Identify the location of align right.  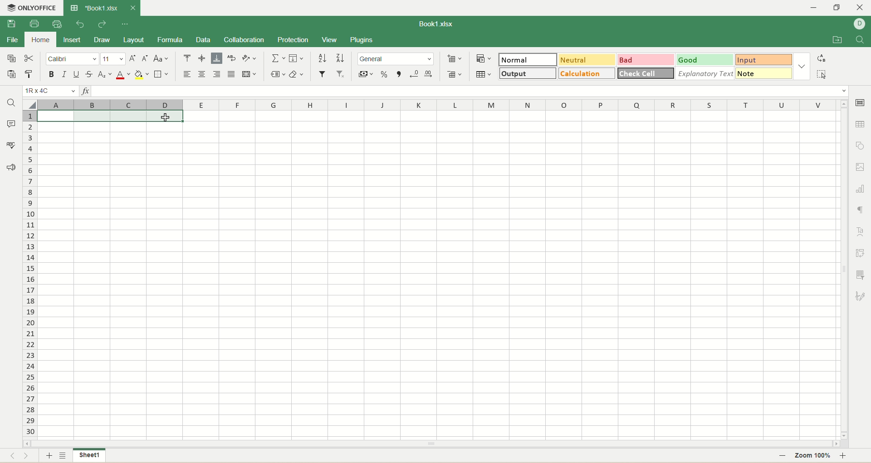
(217, 74).